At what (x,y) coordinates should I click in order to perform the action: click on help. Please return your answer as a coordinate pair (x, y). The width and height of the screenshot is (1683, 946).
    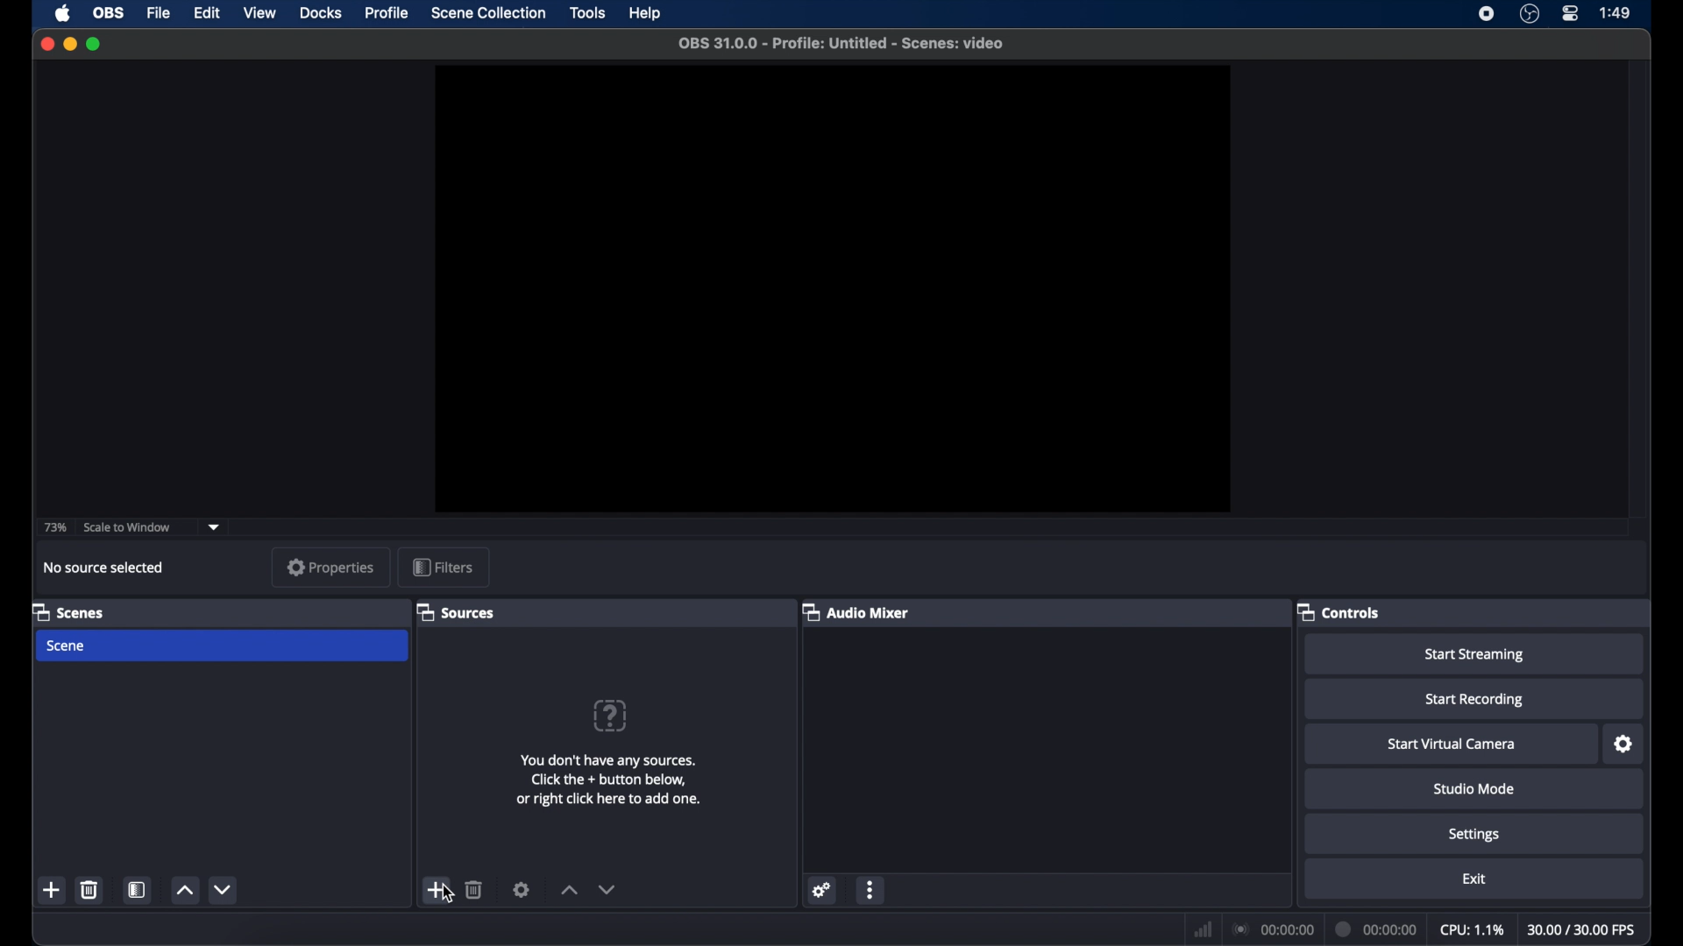
    Looking at the image, I should click on (645, 14).